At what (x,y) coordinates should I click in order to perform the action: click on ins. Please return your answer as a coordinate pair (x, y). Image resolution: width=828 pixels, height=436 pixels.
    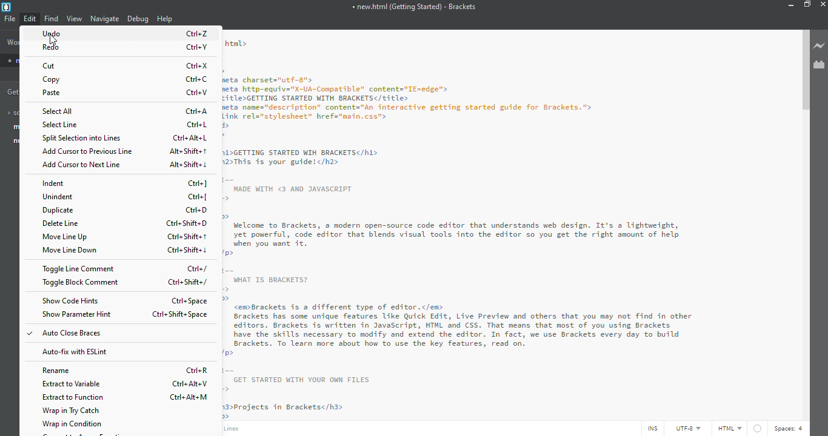
    Looking at the image, I should click on (651, 429).